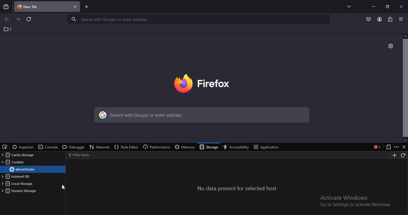 The width and height of the screenshot is (408, 215). I want to click on refresh items, so click(404, 156).